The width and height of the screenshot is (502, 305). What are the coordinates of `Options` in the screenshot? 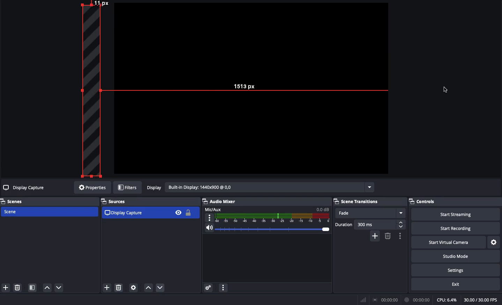 It's located at (399, 236).